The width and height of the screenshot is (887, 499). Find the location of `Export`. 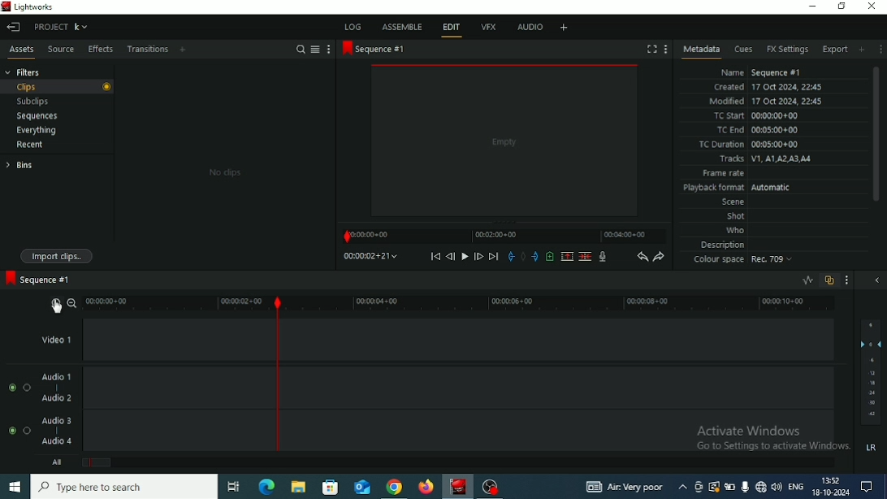

Export is located at coordinates (835, 49).